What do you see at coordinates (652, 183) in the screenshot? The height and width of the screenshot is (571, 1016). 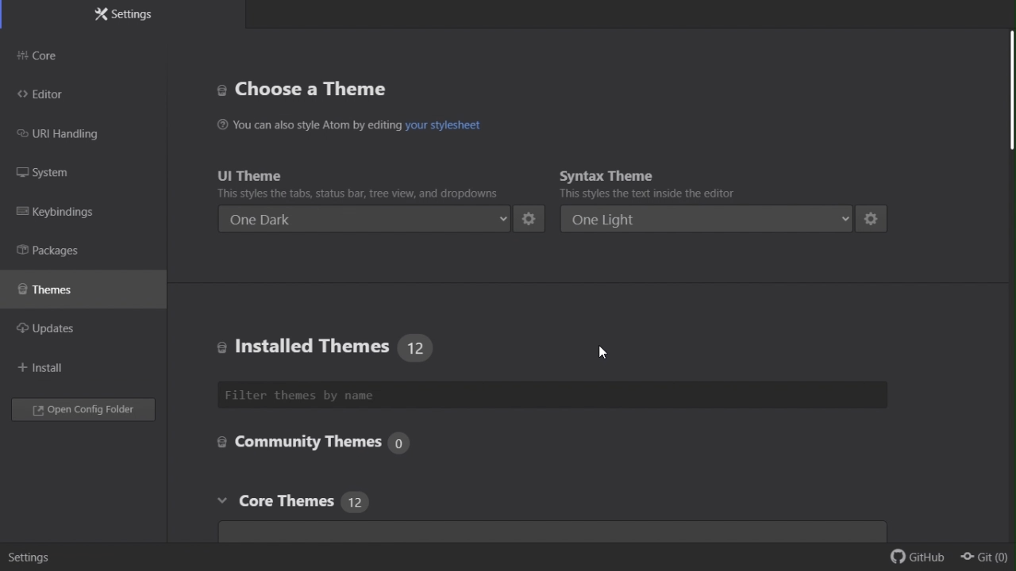 I see `Syntax theme` at bounding box center [652, 183].